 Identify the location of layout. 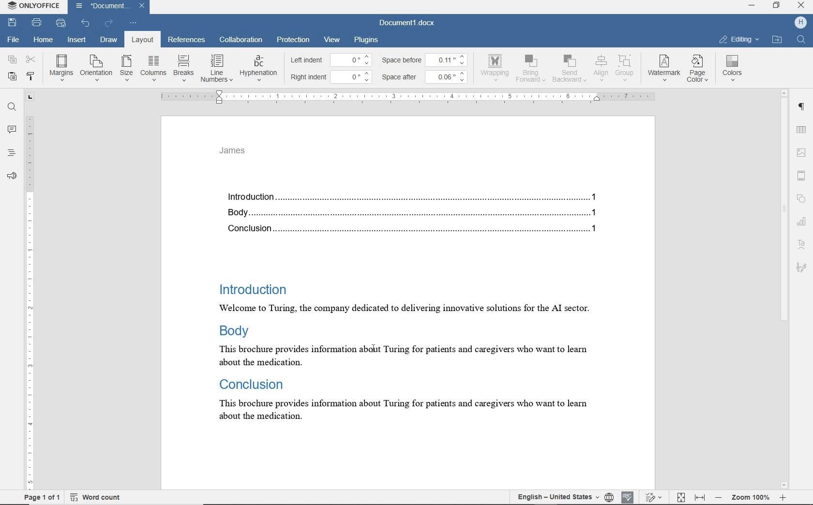
(140, 40).